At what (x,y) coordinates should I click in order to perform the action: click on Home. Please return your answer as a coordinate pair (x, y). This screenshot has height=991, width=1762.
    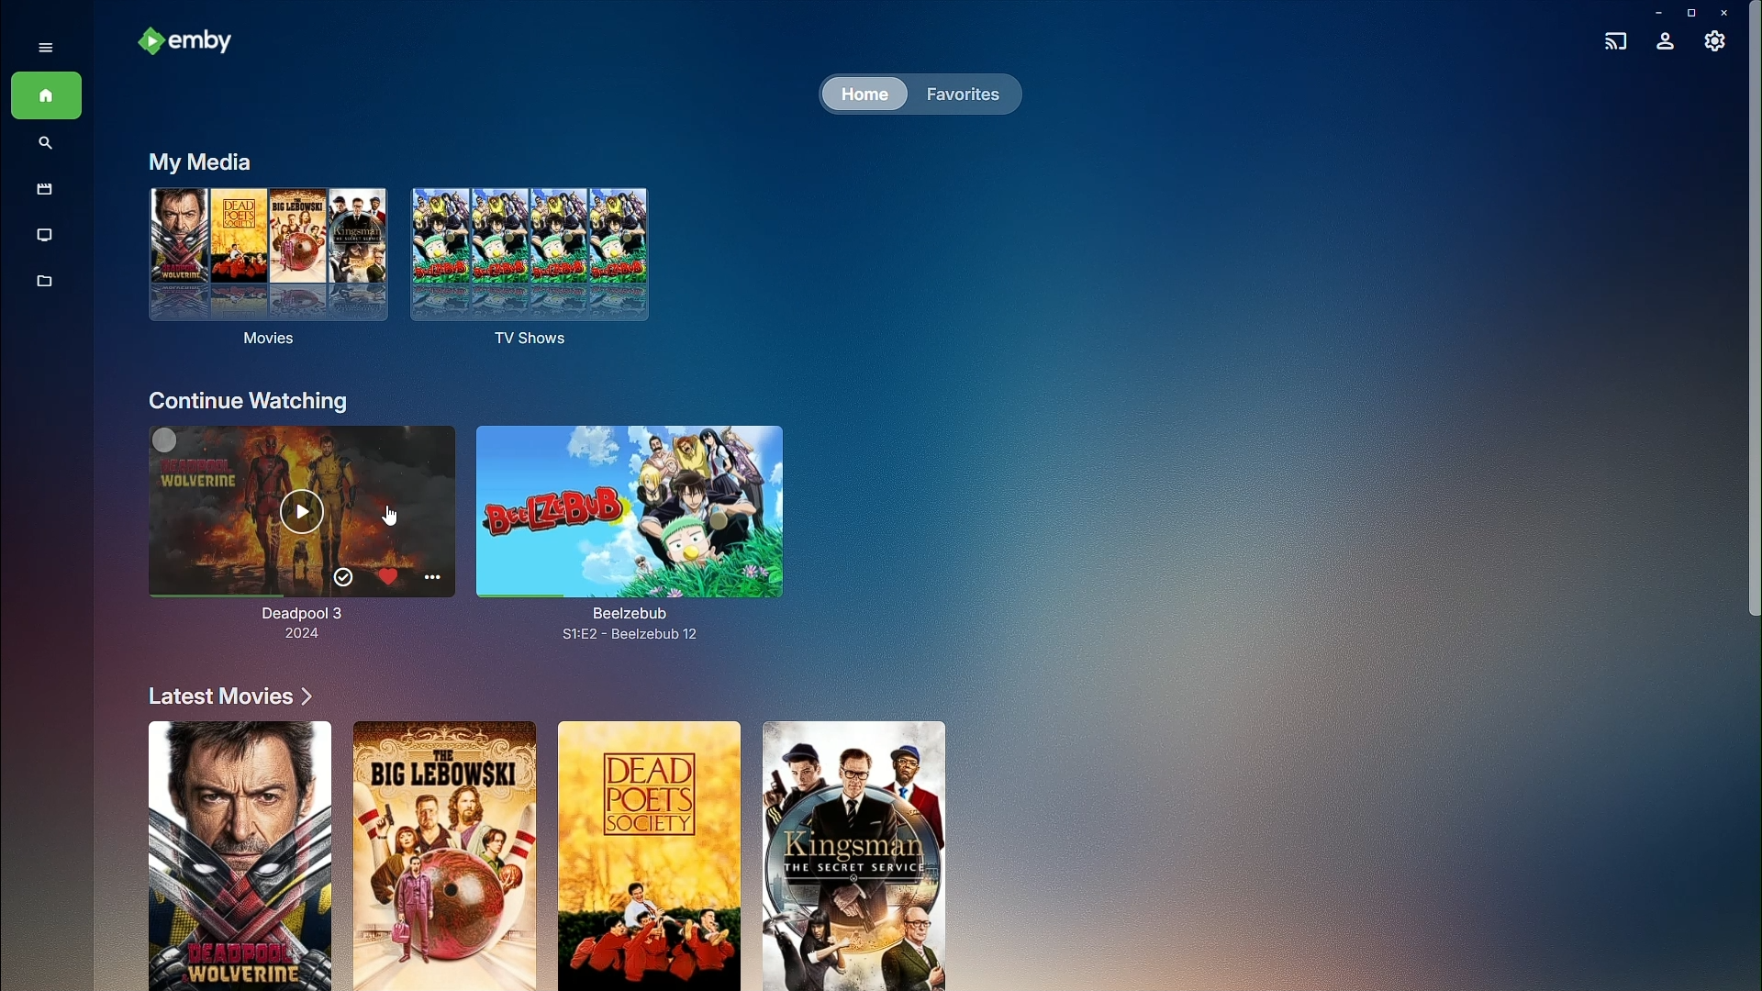
    Looking at the image, I should click on (859, 95).